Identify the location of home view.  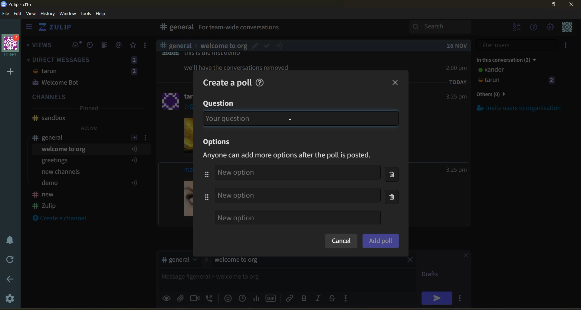
(59, 29).